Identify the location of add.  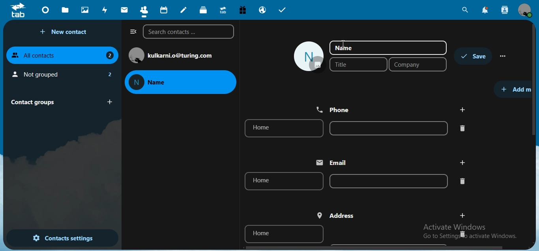
(463, 215).